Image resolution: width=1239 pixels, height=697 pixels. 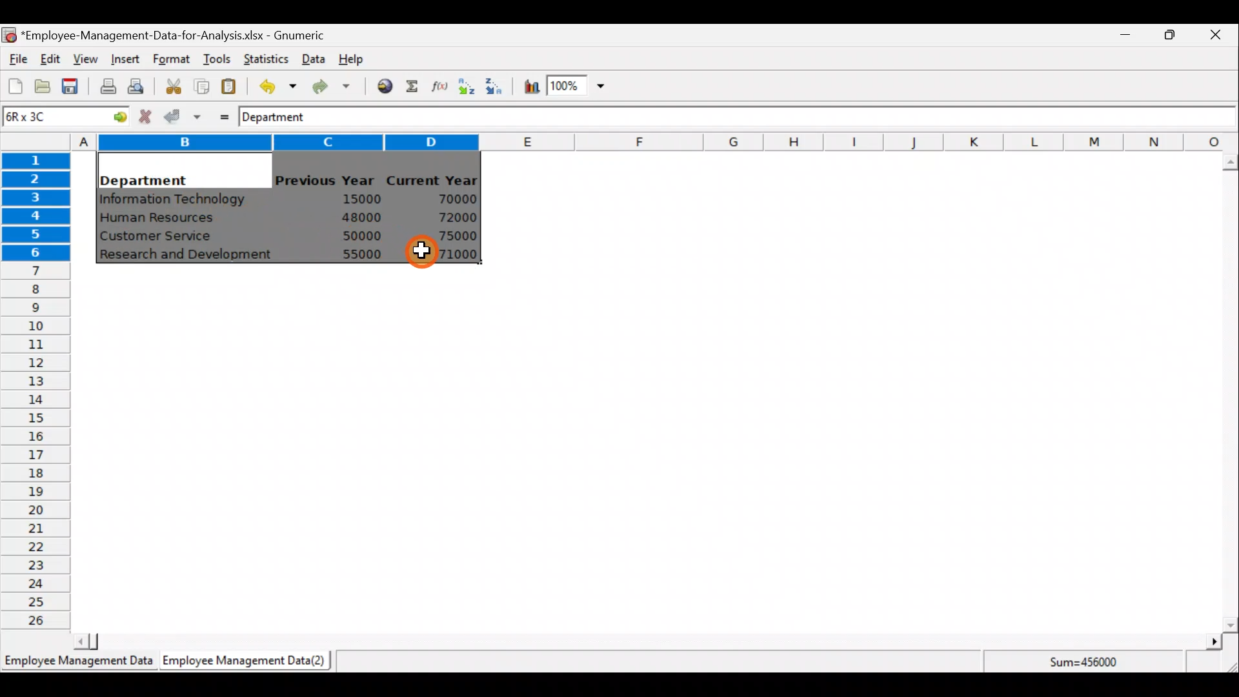 I want to click on Tools, so click(x=216, y=60).